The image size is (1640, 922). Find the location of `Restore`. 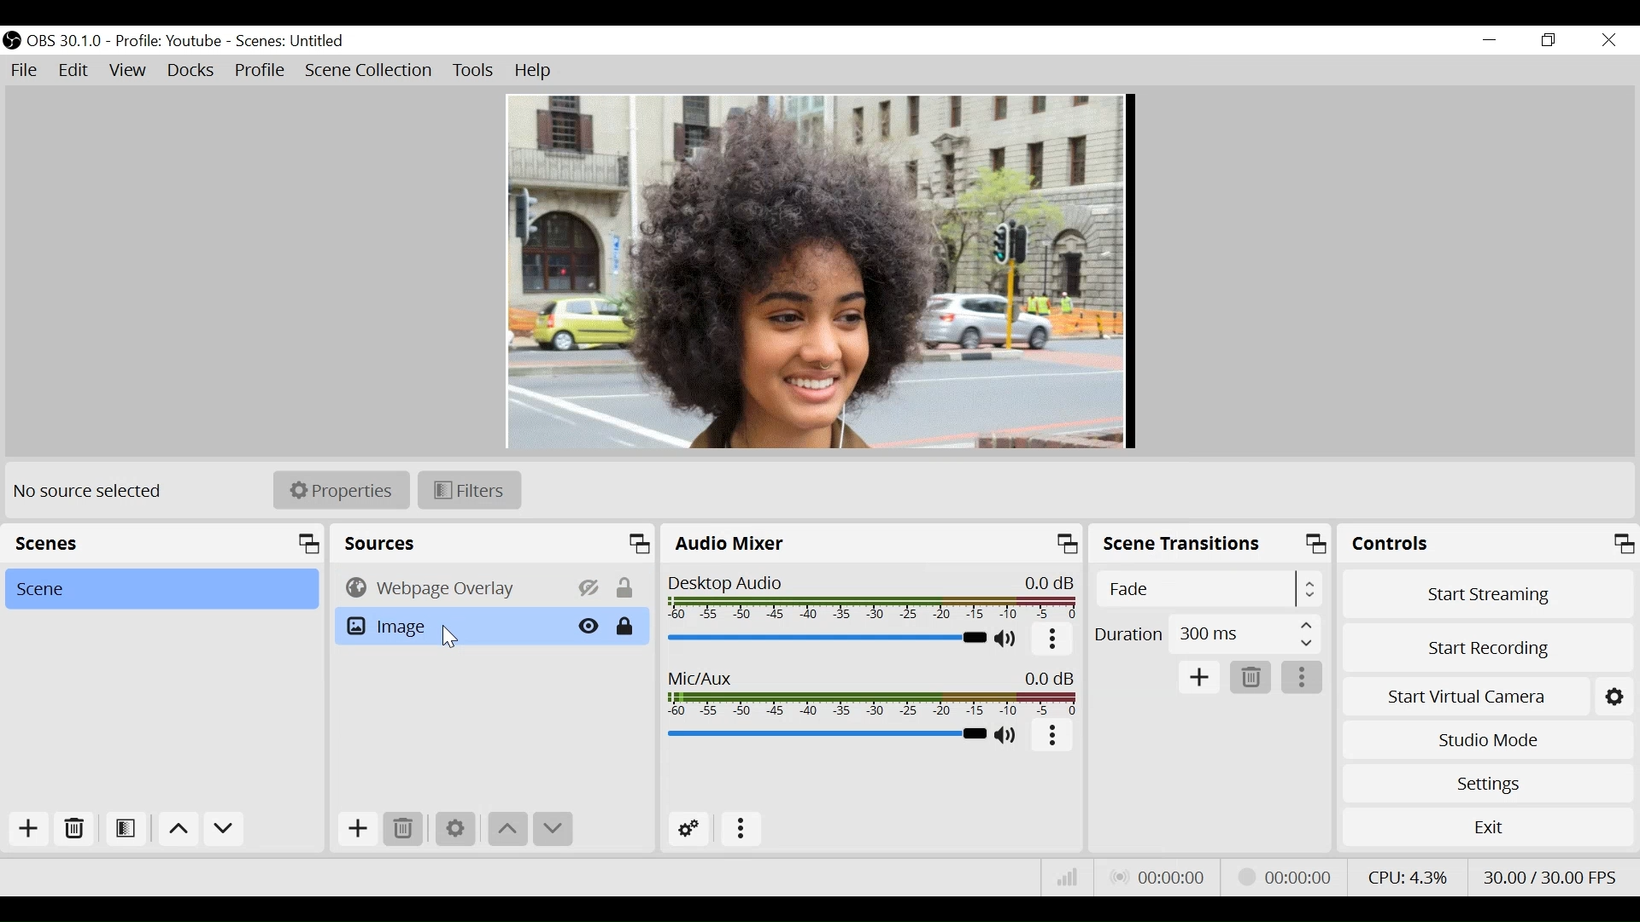

Restore is located at coordinates (1549, 41).